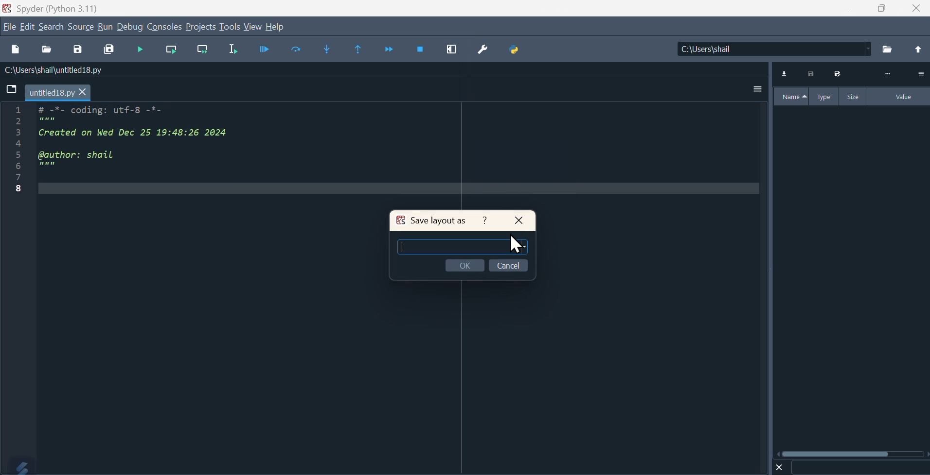 The image size is (930, 475). Describe the element at coordinates (509, 265) in the screenshot. I see `Cancel` at that location.